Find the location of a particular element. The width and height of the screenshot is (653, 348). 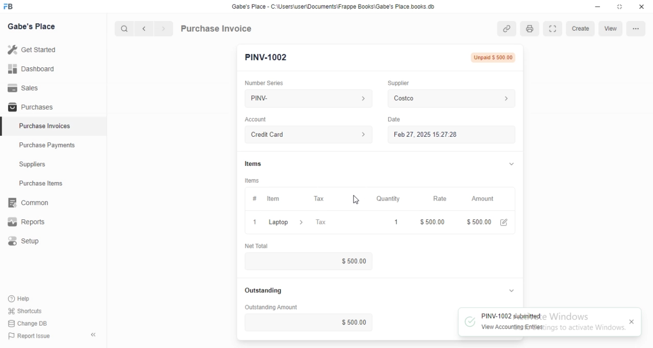

View linked entries is located at coordinates (507, 29).